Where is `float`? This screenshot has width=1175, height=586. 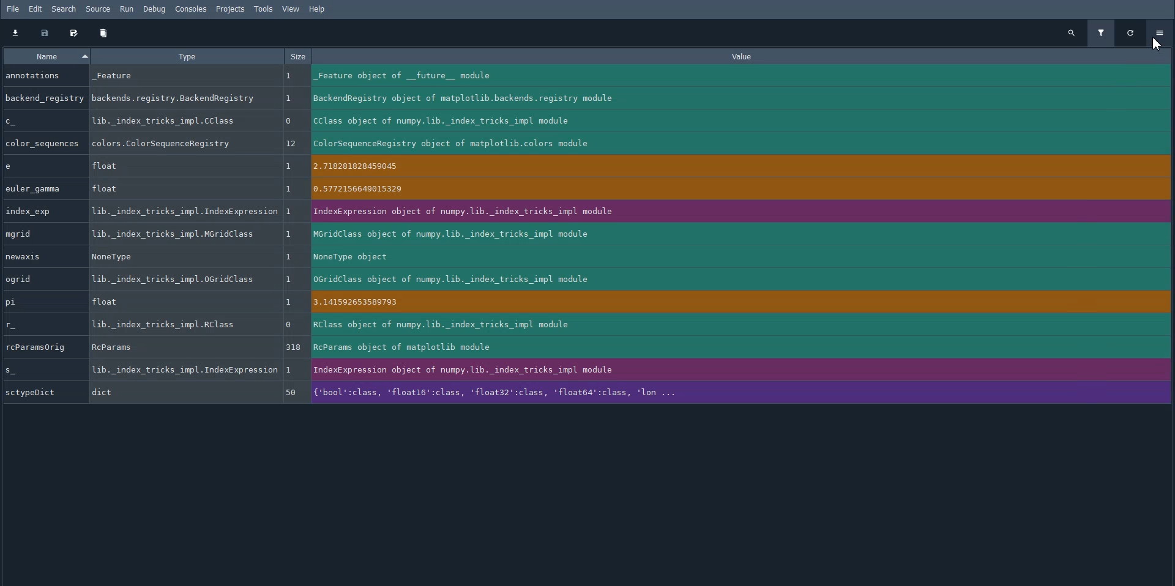
float is located at coordinates (170, 166).